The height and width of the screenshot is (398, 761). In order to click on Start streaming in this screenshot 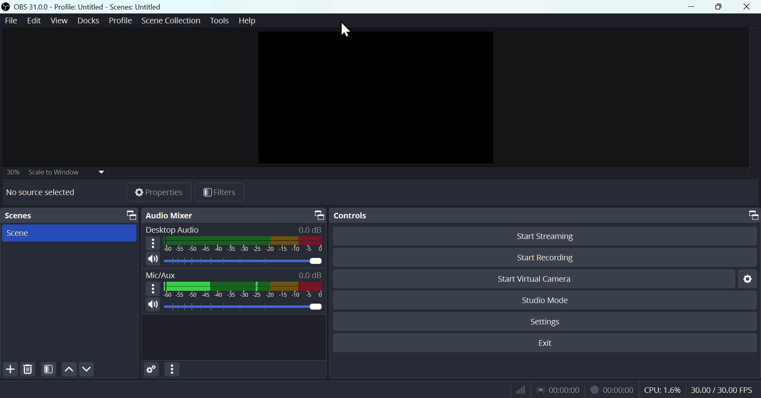, I will do `click(543, 237)`.